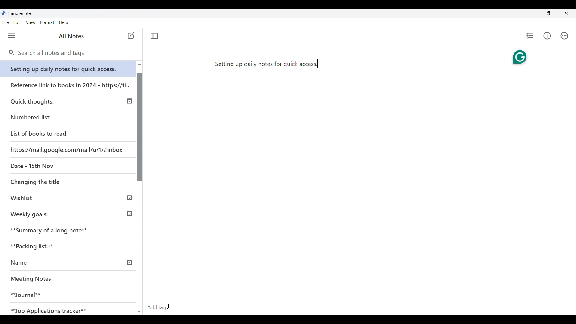  I want to click on published, so click(129, 262).